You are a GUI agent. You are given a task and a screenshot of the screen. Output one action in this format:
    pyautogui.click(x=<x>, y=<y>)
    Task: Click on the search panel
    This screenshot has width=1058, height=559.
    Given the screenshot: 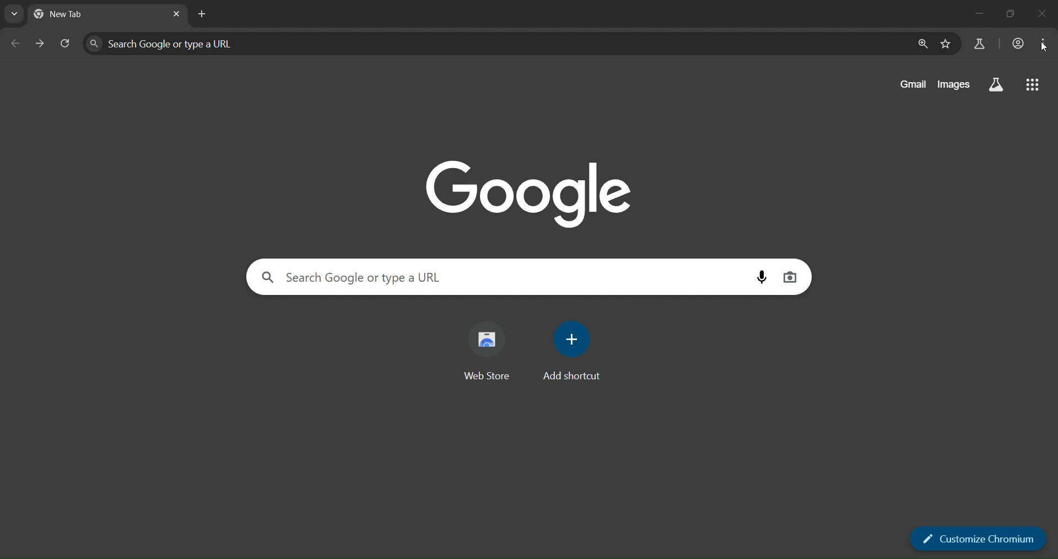 What is the action you would take?
    pyautogui.click(x=186, y=44)
    